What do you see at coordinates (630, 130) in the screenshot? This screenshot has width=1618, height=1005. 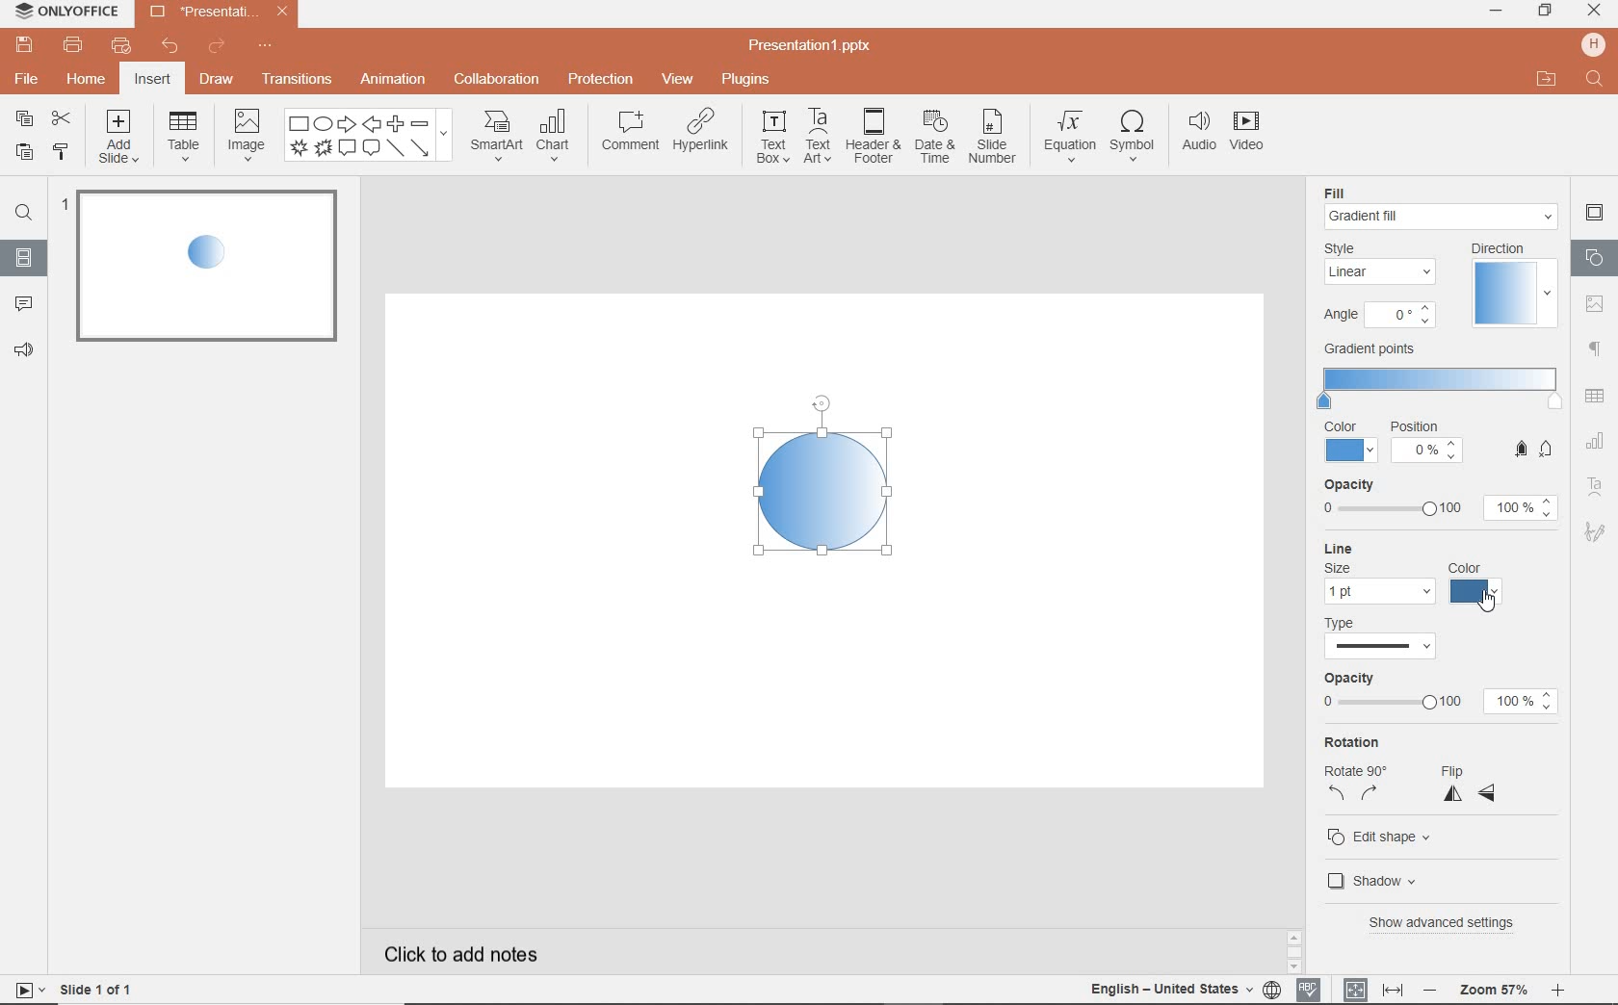 I see `comment` at bounding box center [630, 130].